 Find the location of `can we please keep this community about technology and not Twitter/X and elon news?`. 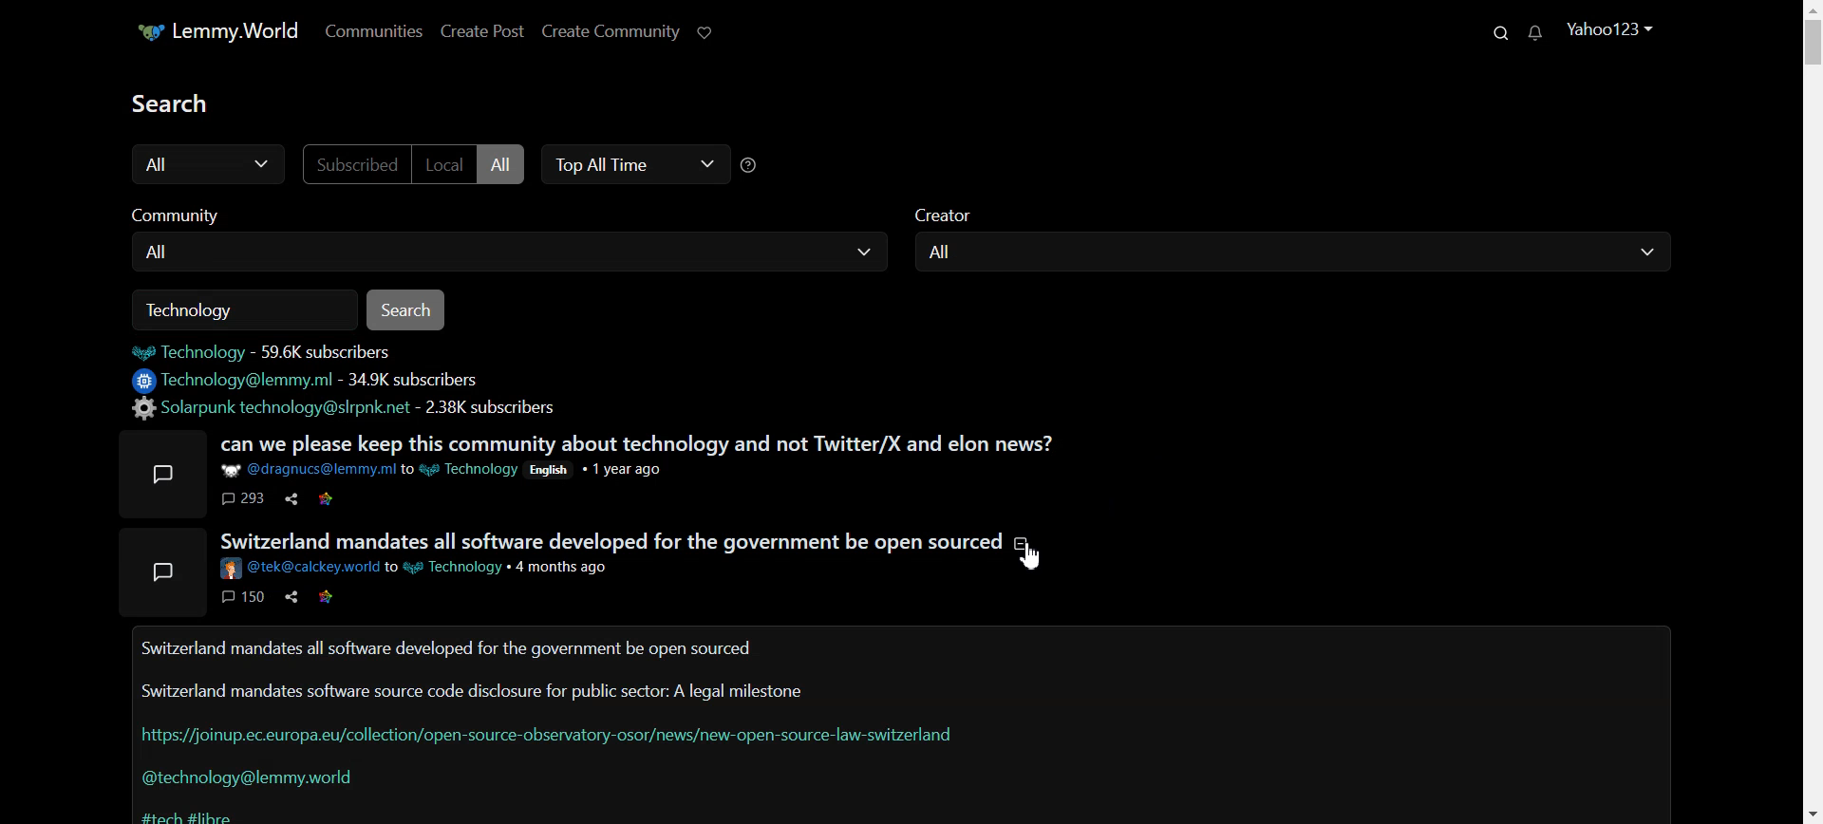

can we please keep this community about technology and not Twitter/X and elon news? is located at coordinates (640, 443).